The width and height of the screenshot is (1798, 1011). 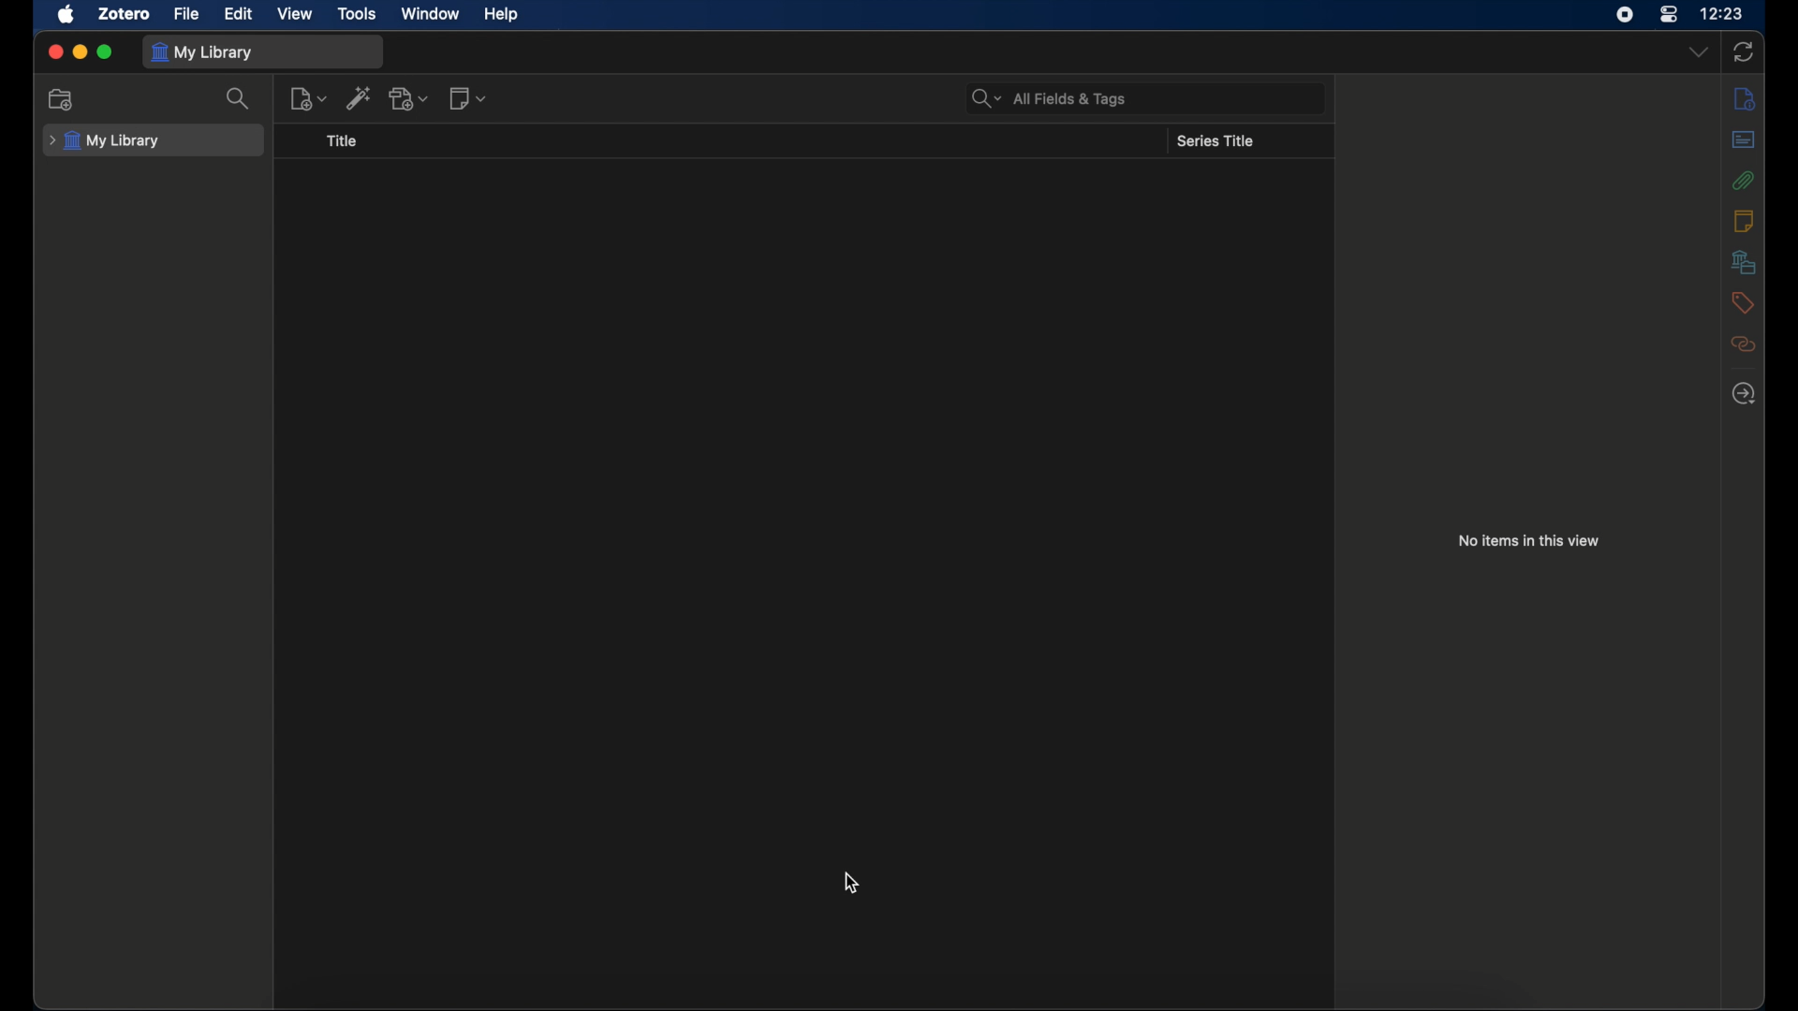 I want to click on attachments, so click(x=1743, y=180).